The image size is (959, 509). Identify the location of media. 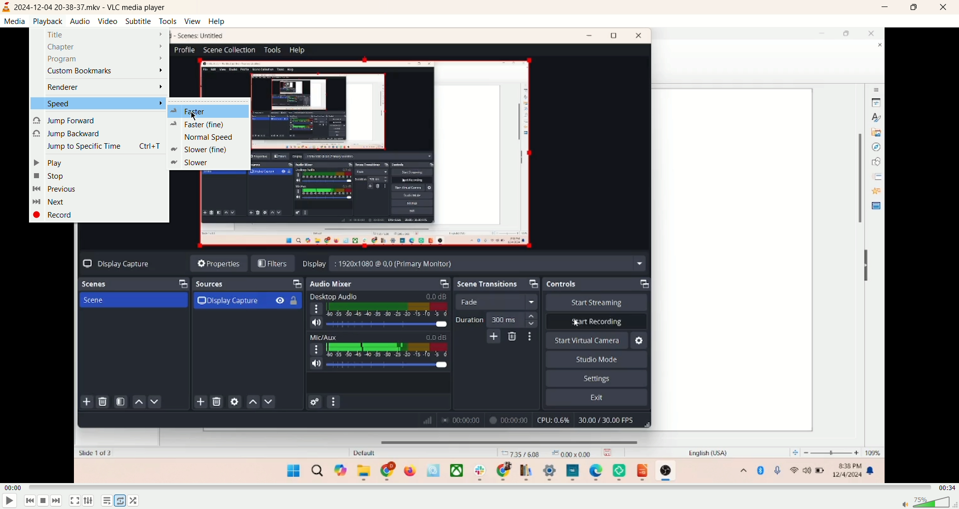
(14, 22).